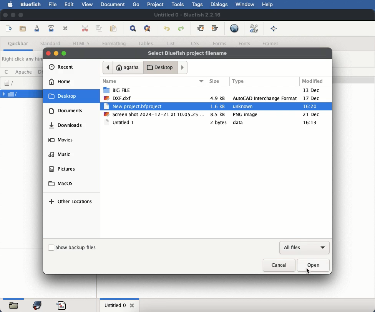 The height and width of the screenshot is (312, 375). Describe the element at coordinates (13, 305) in the screenshot. I see `folder` at that location.